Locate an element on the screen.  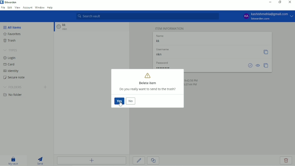
caution logo is located at coordinates (147, 75).